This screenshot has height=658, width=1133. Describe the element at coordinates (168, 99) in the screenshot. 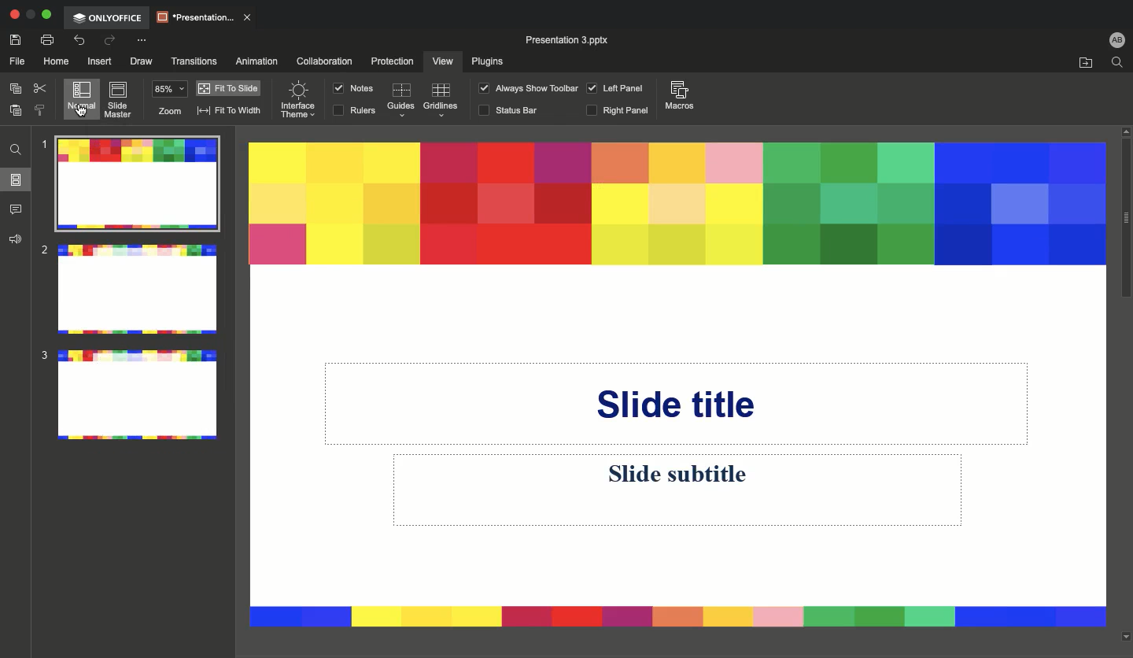

I see `Zoom` at that location.